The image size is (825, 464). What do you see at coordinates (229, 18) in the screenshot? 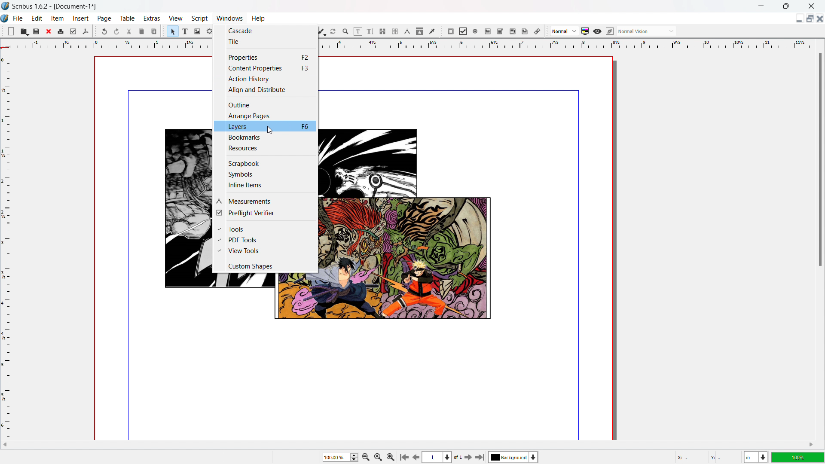
I see `windows` at bounding box center [229, 18].